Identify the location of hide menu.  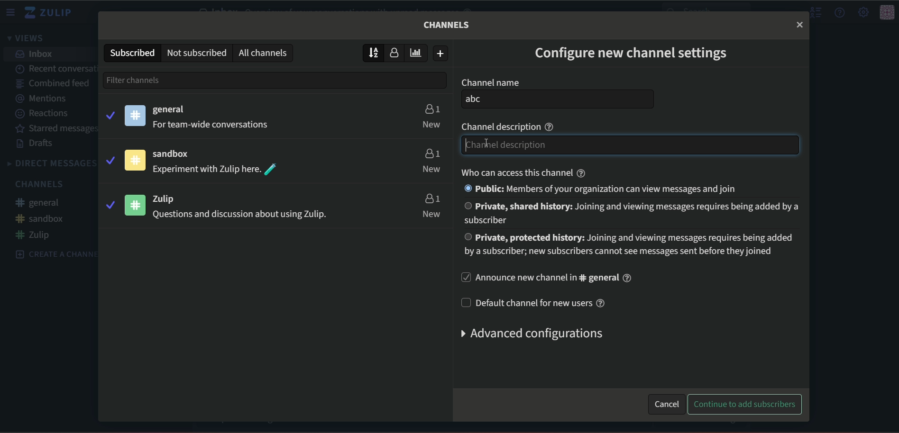
(815, 13).